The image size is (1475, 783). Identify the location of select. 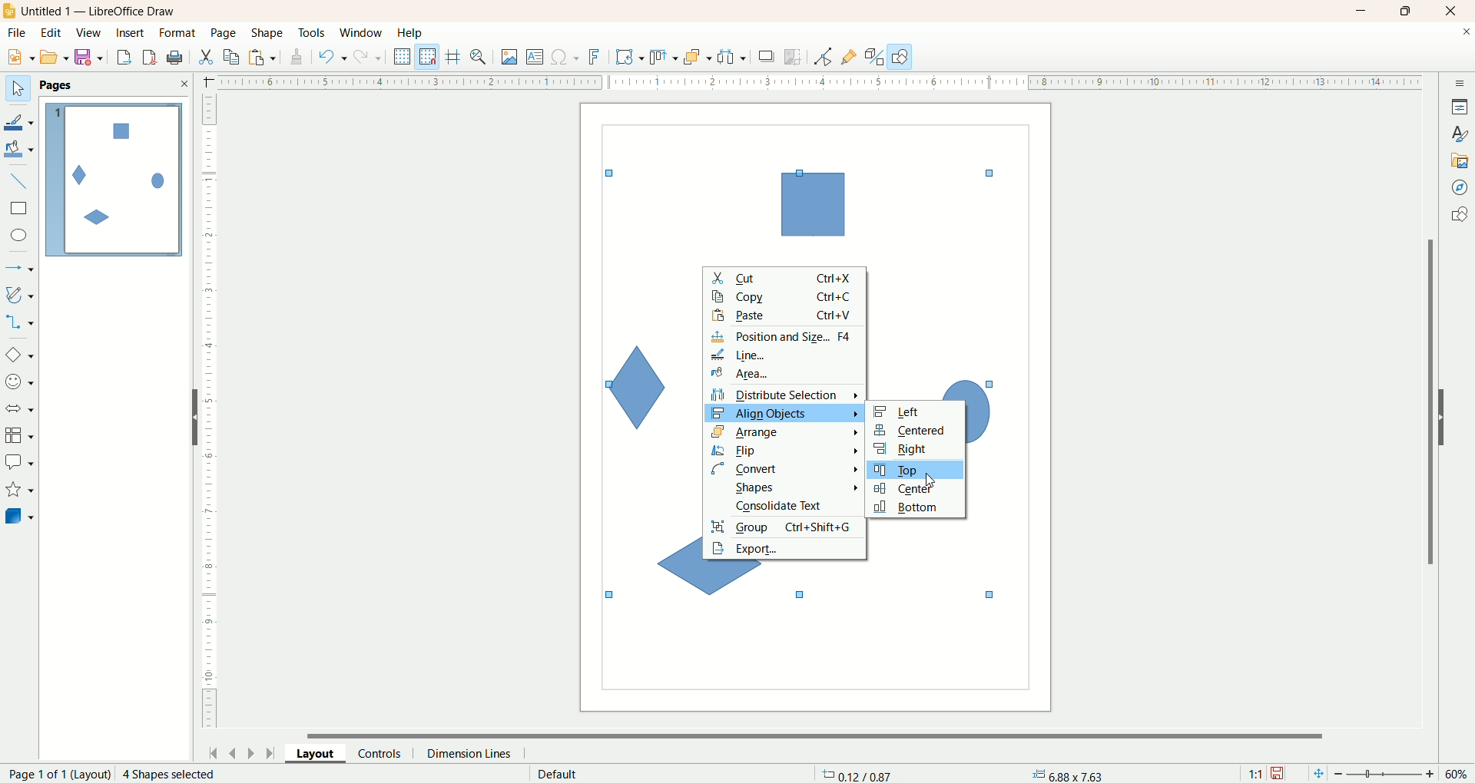
(18, 89).